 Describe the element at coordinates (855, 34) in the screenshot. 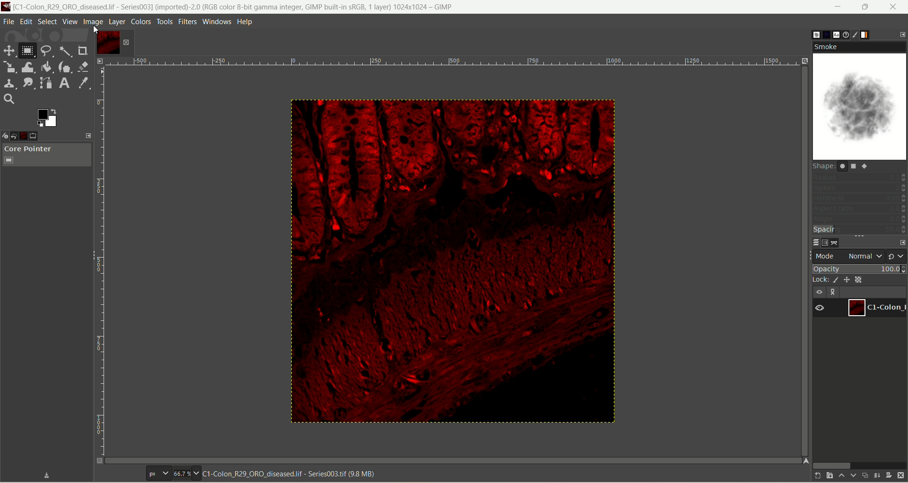

I see `brush editor` at that location.